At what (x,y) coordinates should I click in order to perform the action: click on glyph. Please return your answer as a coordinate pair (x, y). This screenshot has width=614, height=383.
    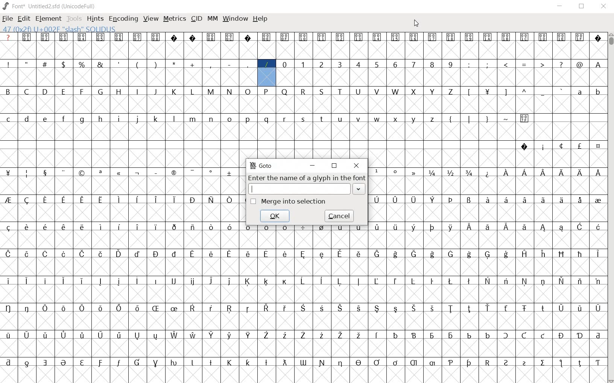
    Looking at the image, I should click on (249, 335).